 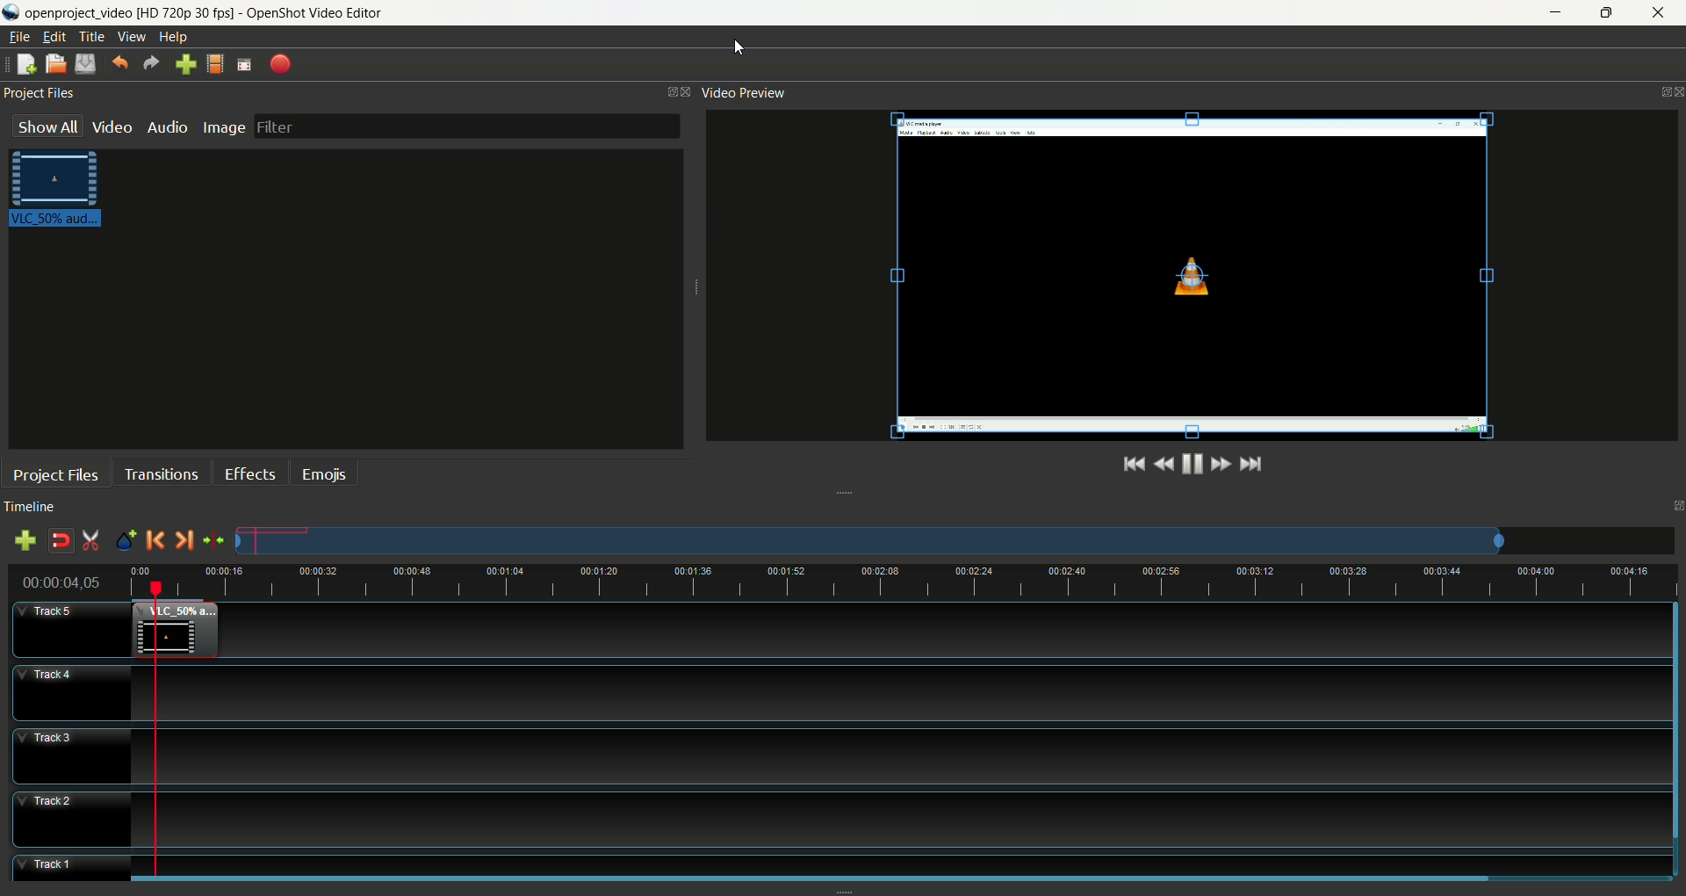 I want to click on track3, so click(x=76, y=754).